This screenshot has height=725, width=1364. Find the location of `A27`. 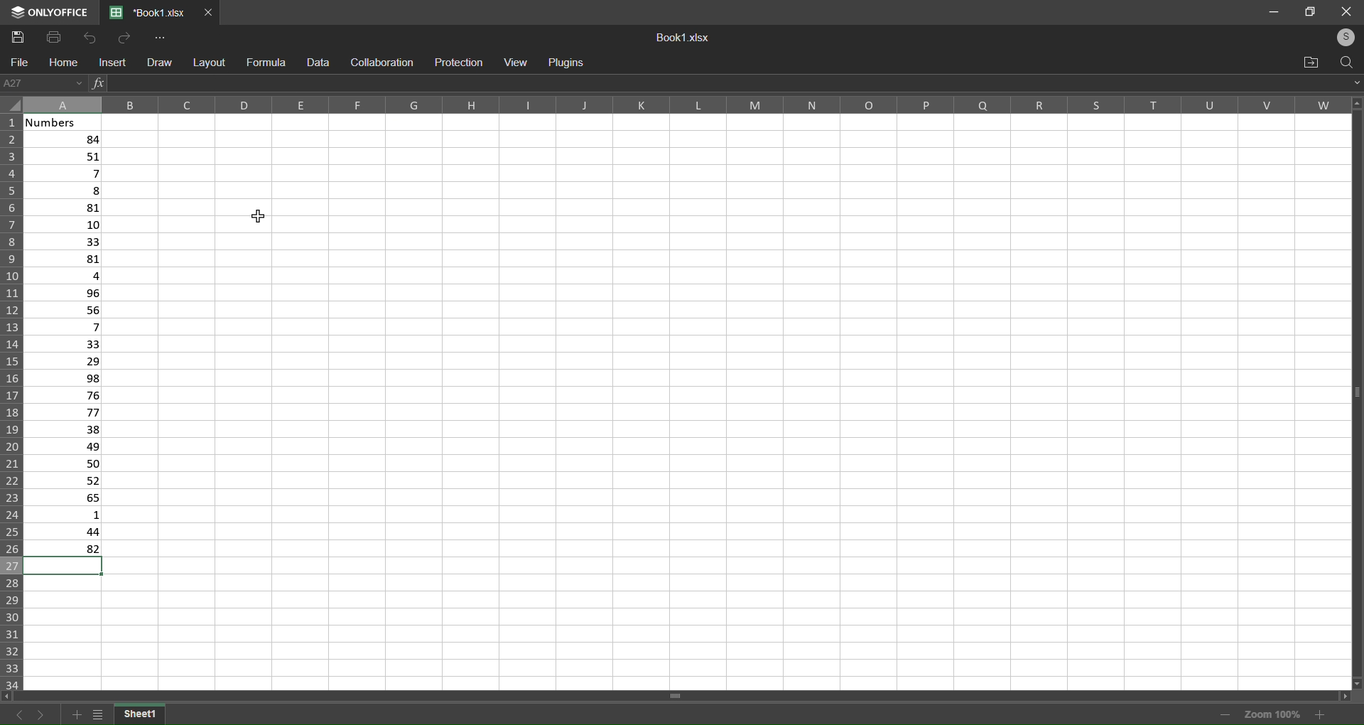

A27 is located at coordinates (45, 82).